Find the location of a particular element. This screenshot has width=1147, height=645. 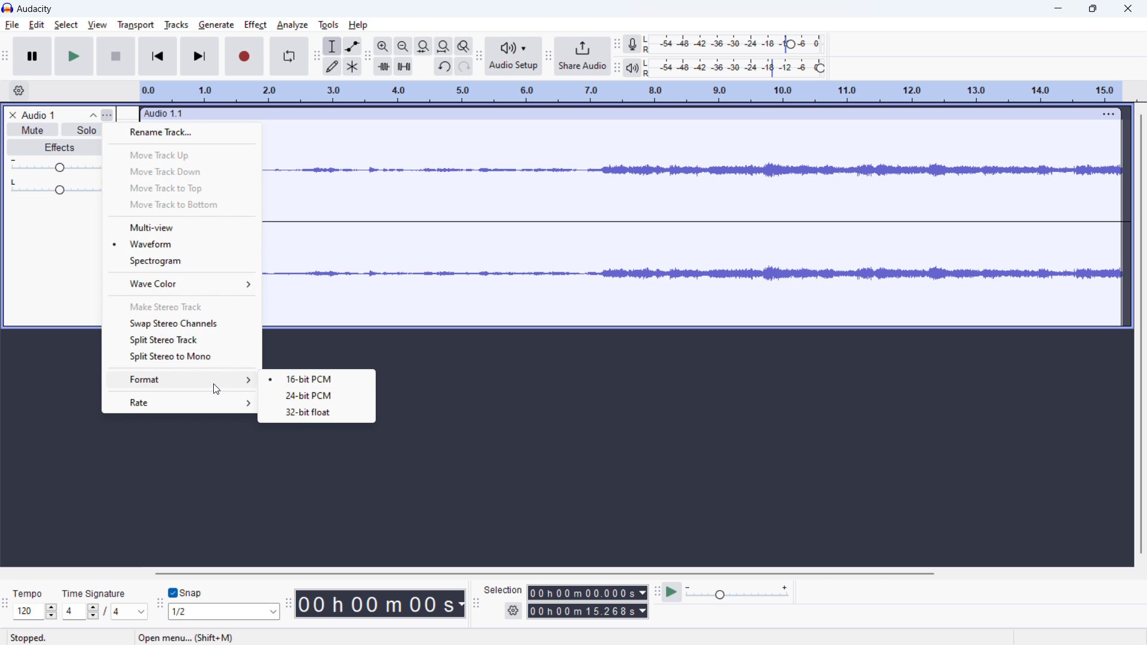

playback level is located at coordinates (738, 68).